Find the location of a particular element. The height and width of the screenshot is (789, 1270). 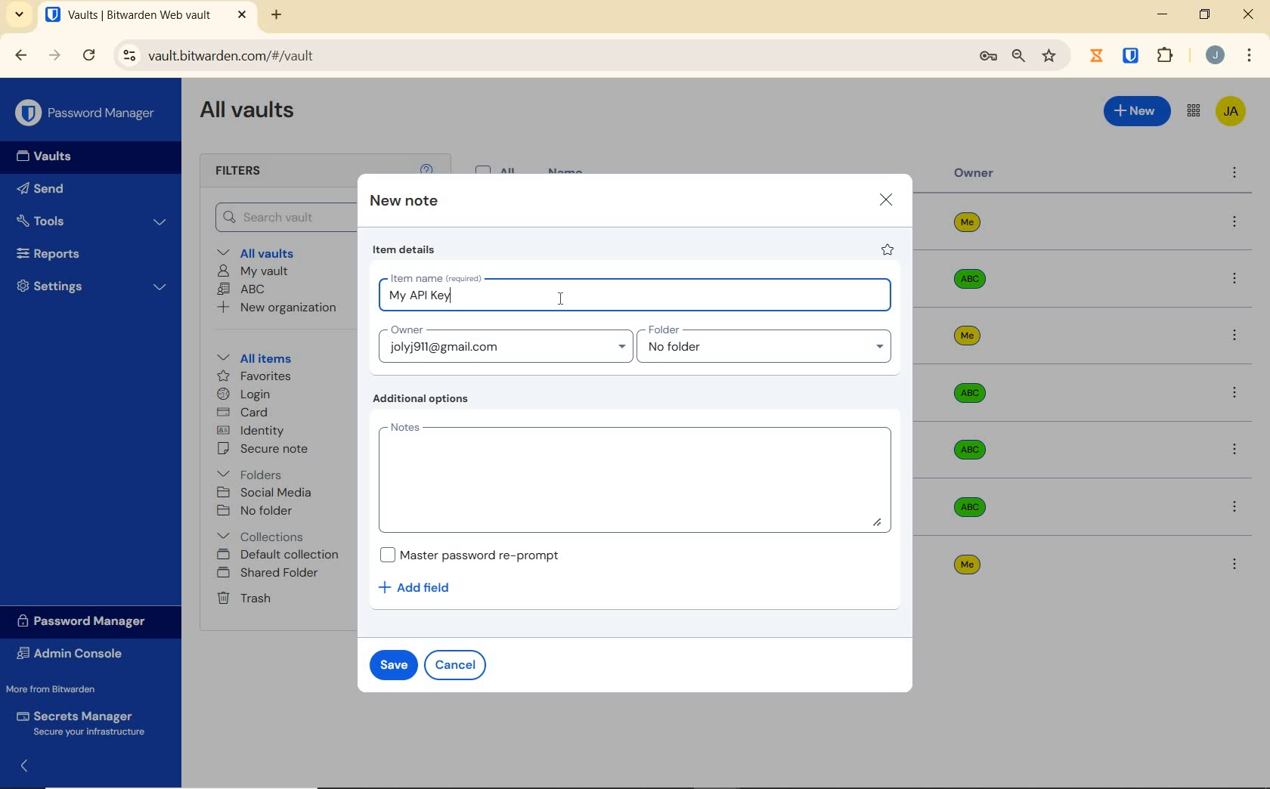

help is located at coordinates (426, 167).